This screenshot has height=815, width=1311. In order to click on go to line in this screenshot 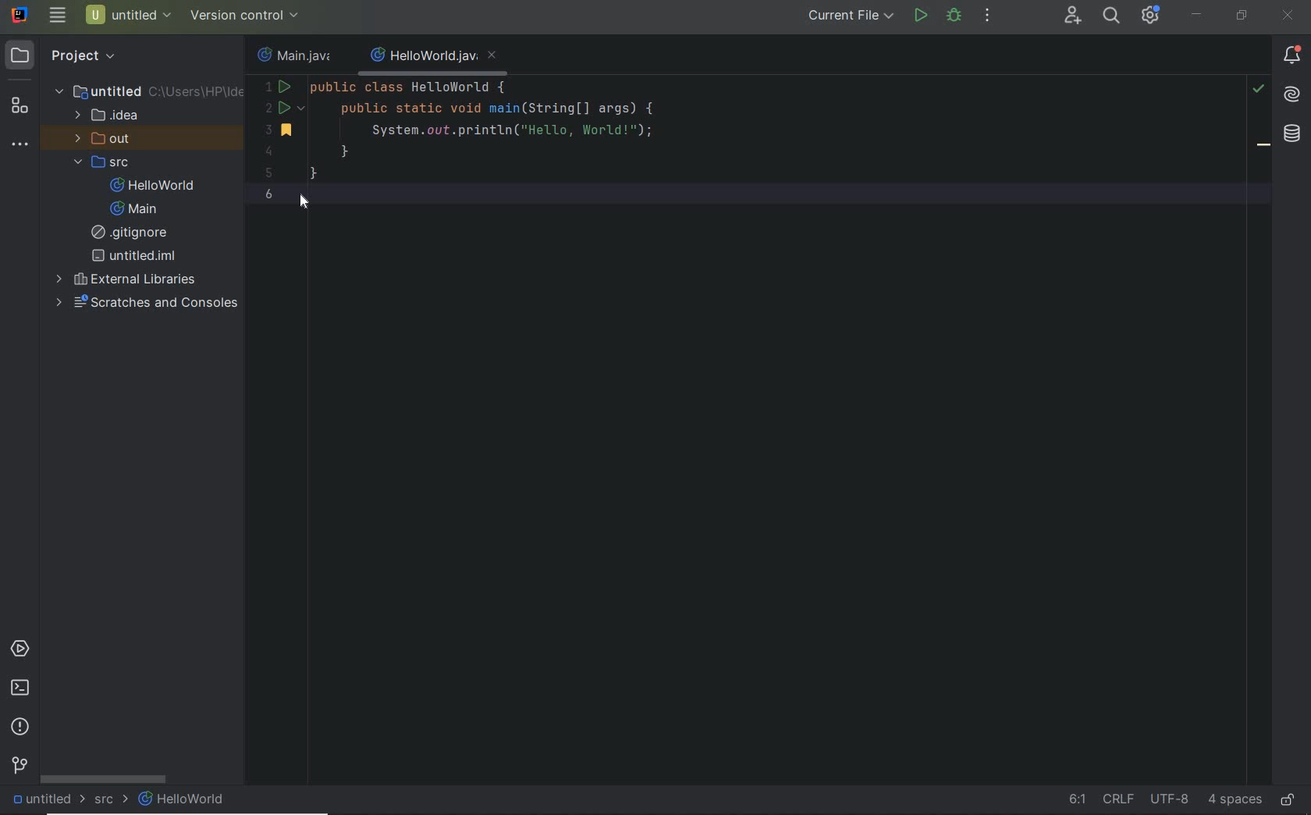, I will do `click(1078, 797)`.